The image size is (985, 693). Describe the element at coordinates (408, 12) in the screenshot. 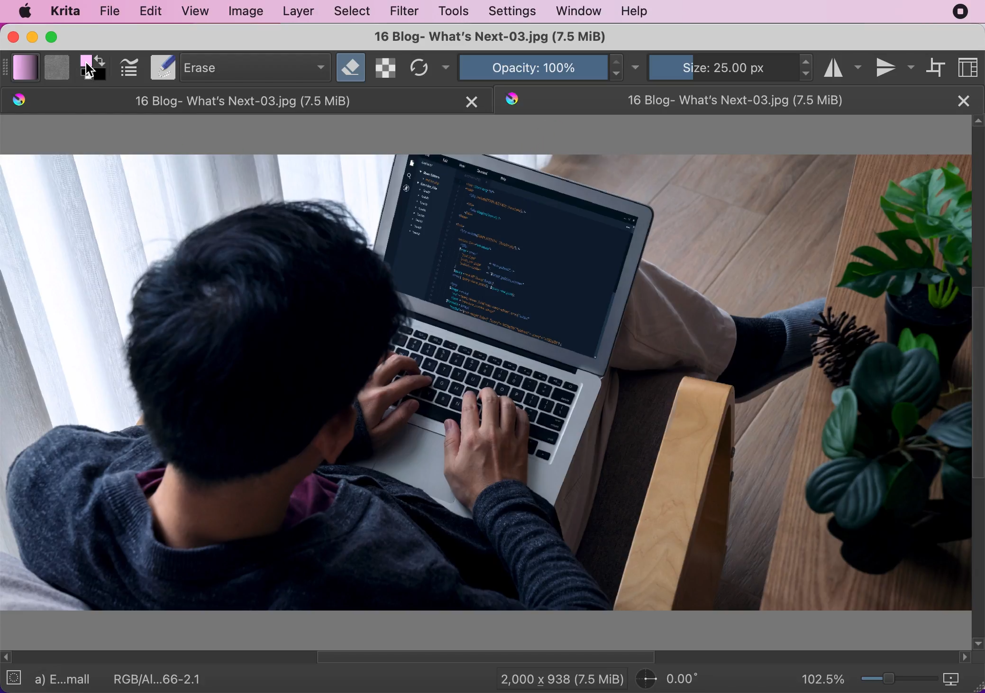

I see `filter` at that location.